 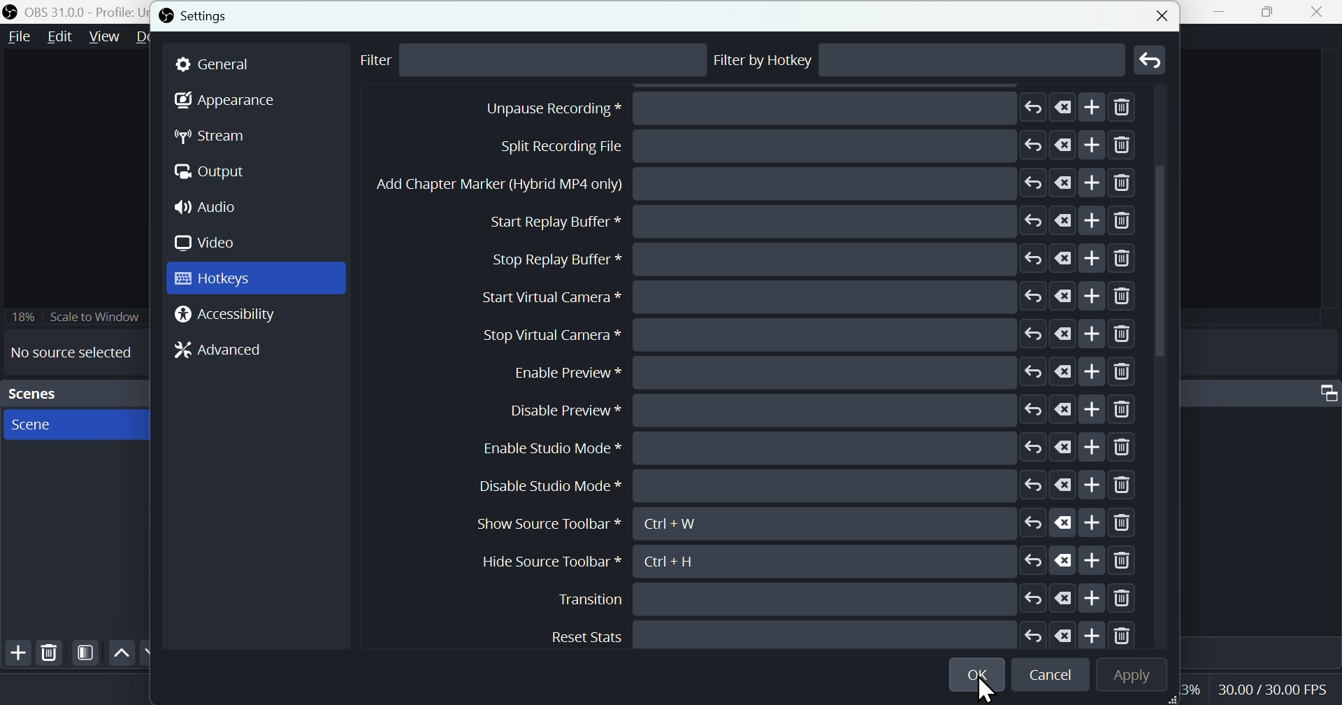 I want to click on Filter by hotkey, so click(x=764, y=60).